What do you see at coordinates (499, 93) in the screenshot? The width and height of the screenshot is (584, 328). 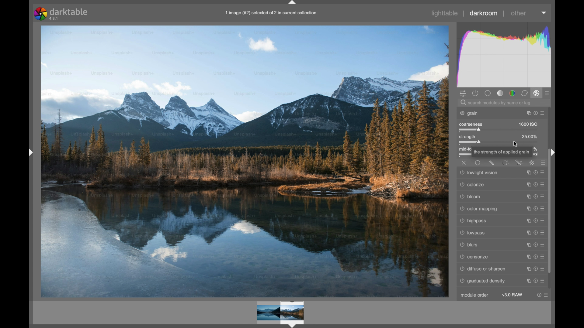 I see `tone` at bounding box center [499, 93].